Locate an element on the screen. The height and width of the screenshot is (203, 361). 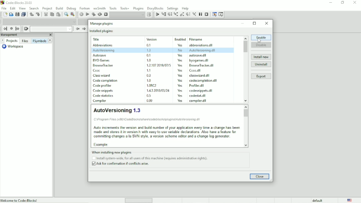
version  is located at coordinates (149, 55).